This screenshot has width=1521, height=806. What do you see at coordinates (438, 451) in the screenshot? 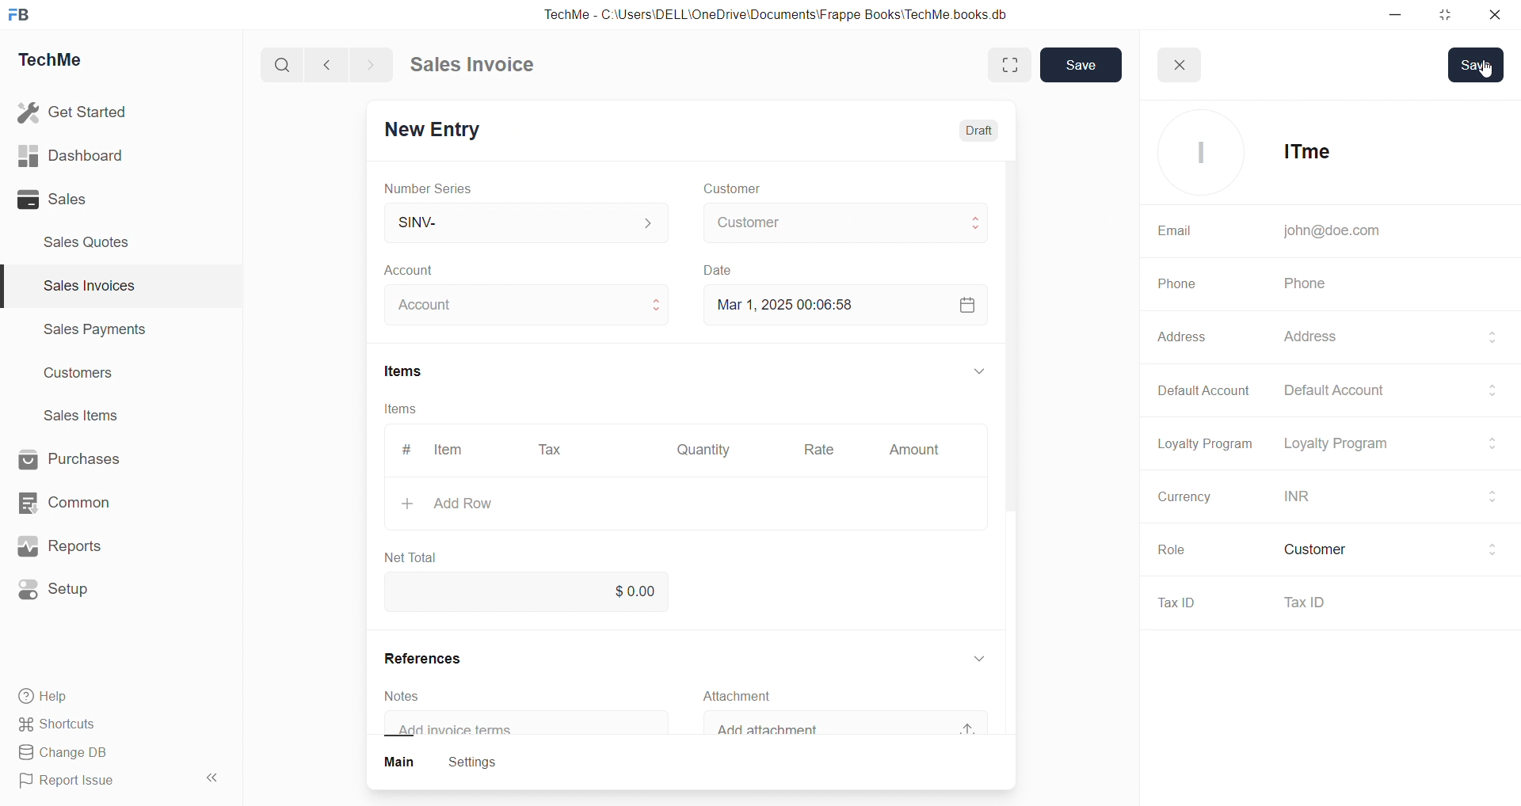
I see `# Item` at bounding box center [438, 451].